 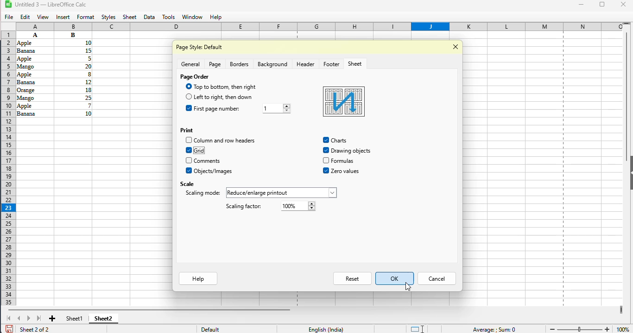 What do you see at coordinates (190, 64) in the screenshot?
I see `general` at bounding box center [190, 64].